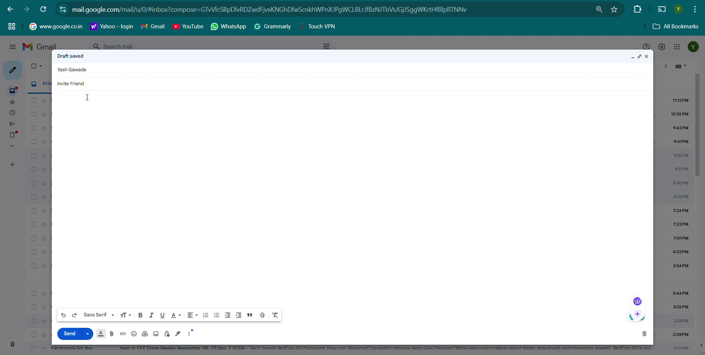  What do you see at coordinates (263, 315) in the screenshot?
I see `Strikethrough` at bounding box center [263, 315].